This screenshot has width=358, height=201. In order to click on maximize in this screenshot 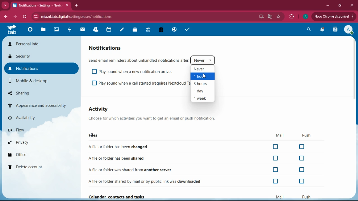, I will do `click(340, 6)`.